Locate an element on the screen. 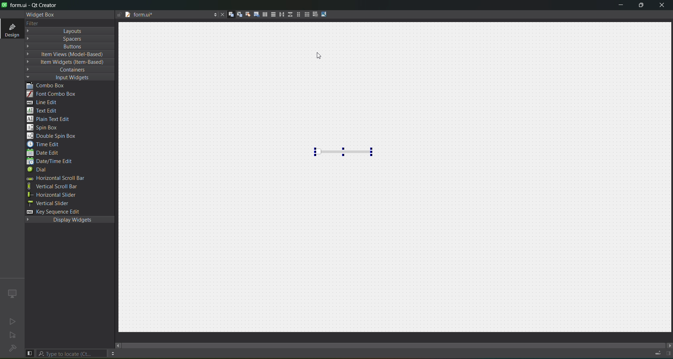  maximize is located at coordinates (643, 7).